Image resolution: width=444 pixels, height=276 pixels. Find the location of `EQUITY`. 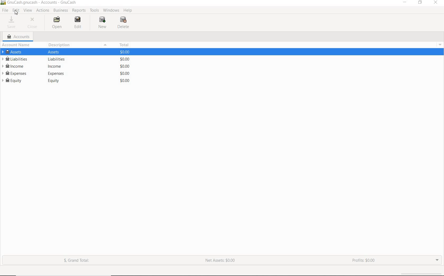

EQUITY is located at coordinates (65, 81).